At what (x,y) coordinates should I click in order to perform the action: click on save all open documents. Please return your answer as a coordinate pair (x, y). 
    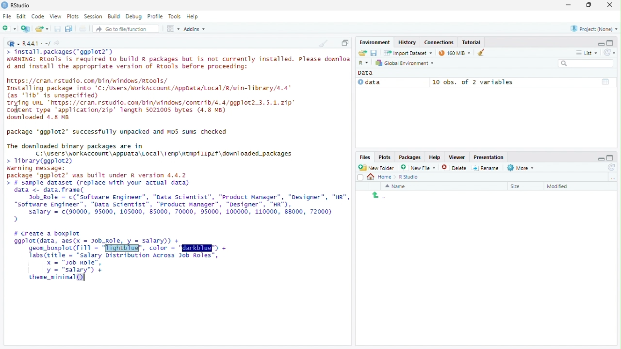
    Looking at the image, I should click on (69, 29).